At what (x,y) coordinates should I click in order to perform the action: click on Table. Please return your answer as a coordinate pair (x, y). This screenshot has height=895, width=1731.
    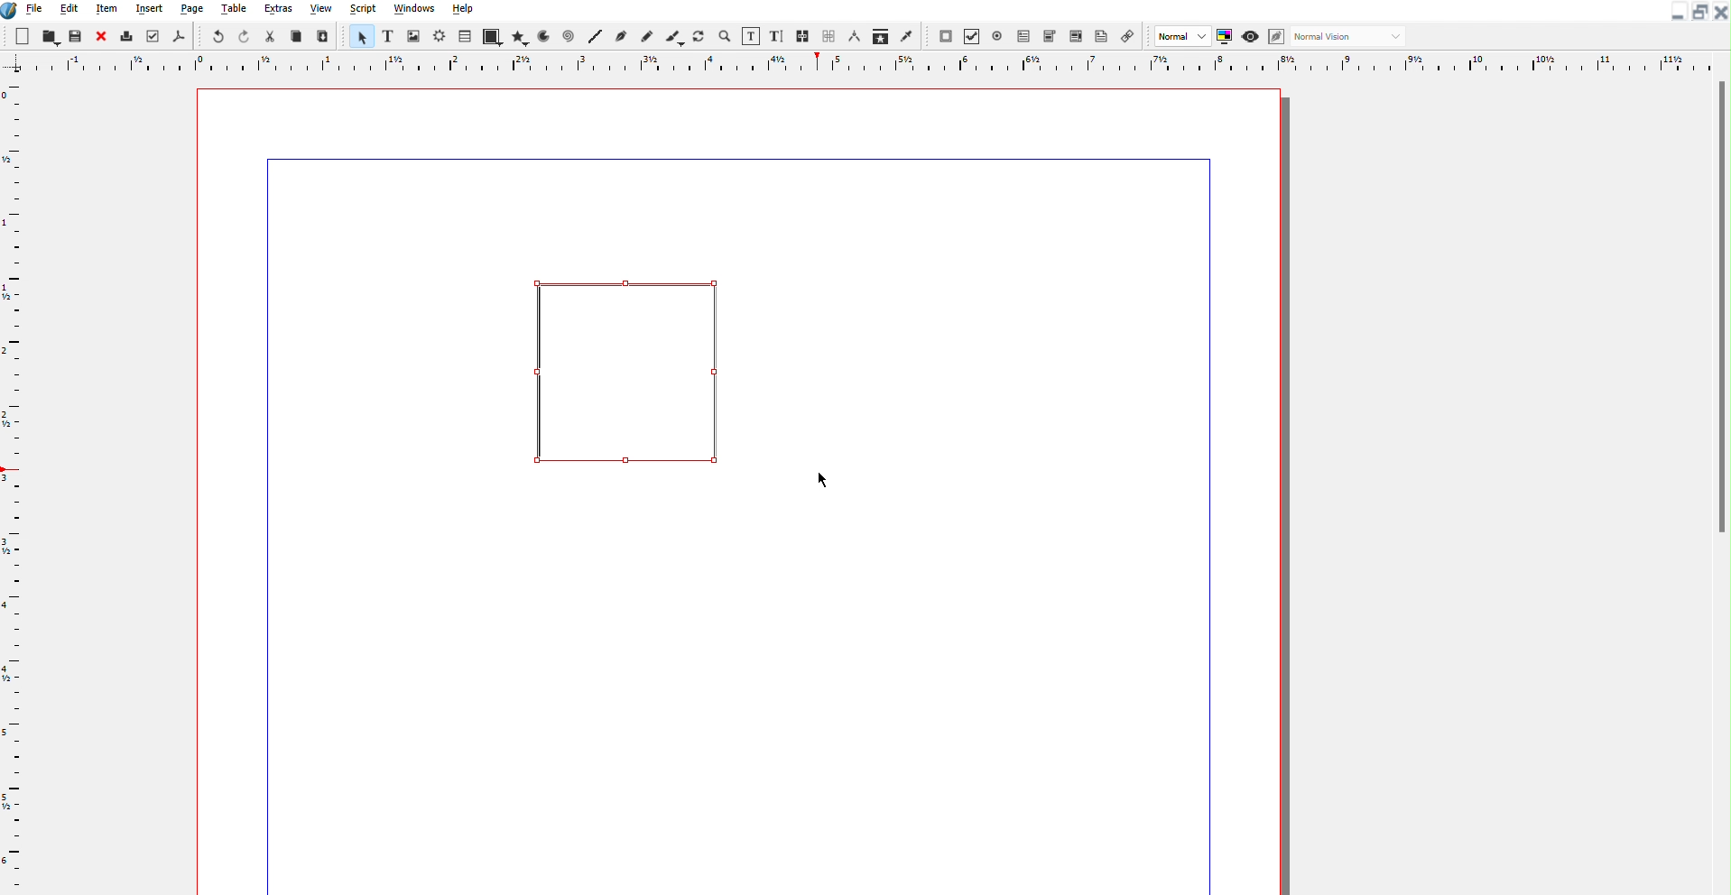
    Looking at the image, I should click on (467, 36).